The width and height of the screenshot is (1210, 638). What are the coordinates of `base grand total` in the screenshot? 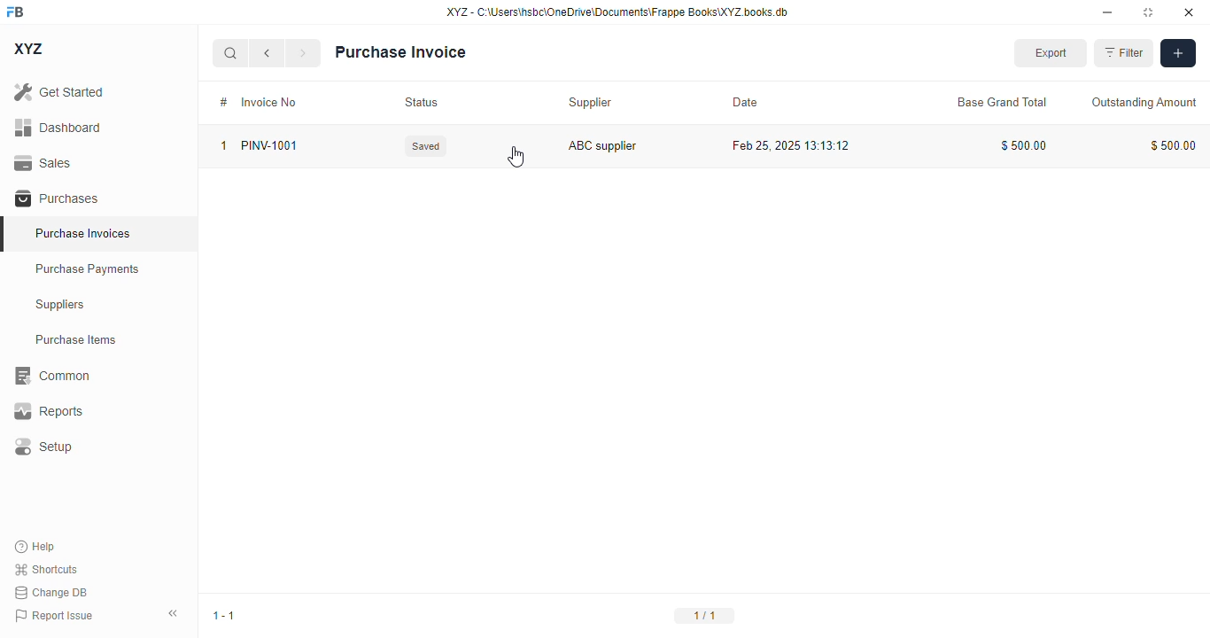 It's located at (1002, 101).